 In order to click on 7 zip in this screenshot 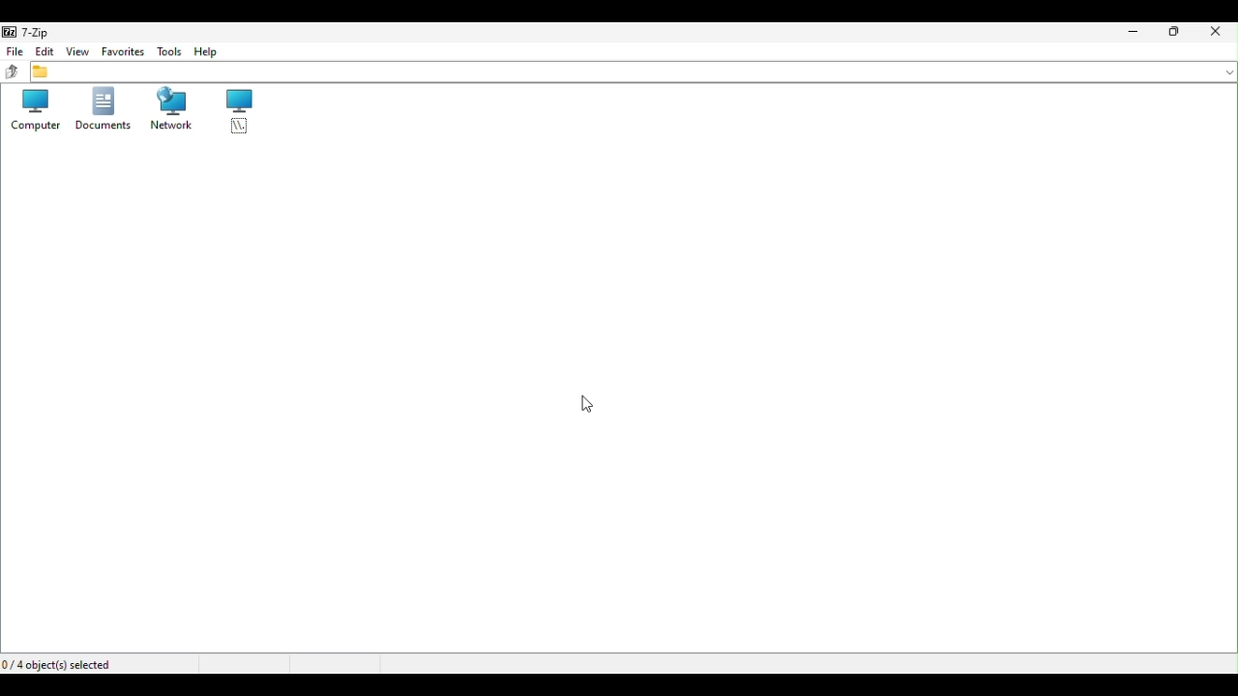, I will do `click(32, 32)`.